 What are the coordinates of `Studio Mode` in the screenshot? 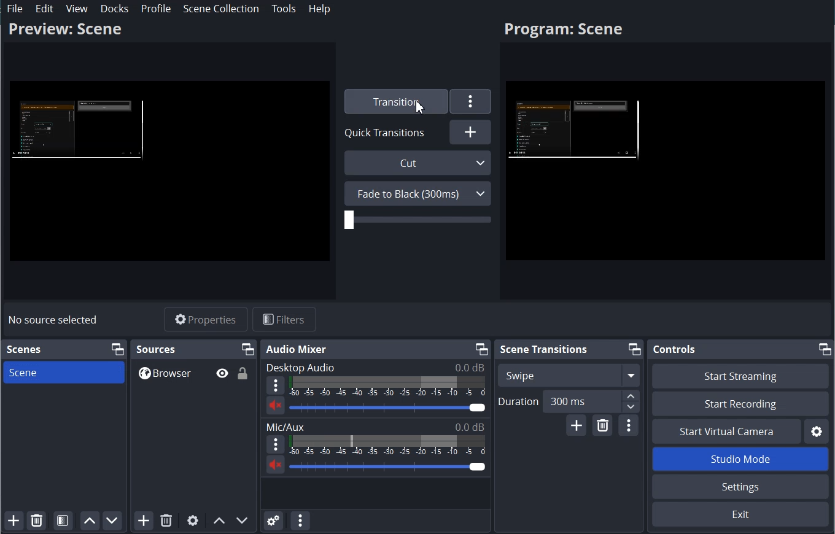 It's located at (740, 459).